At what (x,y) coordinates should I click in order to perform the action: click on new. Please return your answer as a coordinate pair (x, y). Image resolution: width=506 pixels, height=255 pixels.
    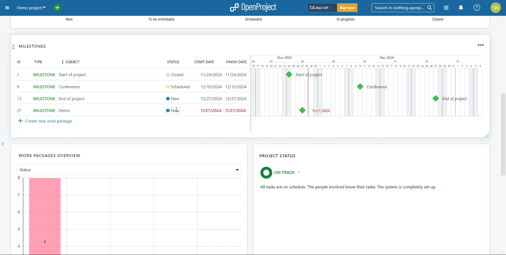
    Looking at the image, I should click on (67, 19).